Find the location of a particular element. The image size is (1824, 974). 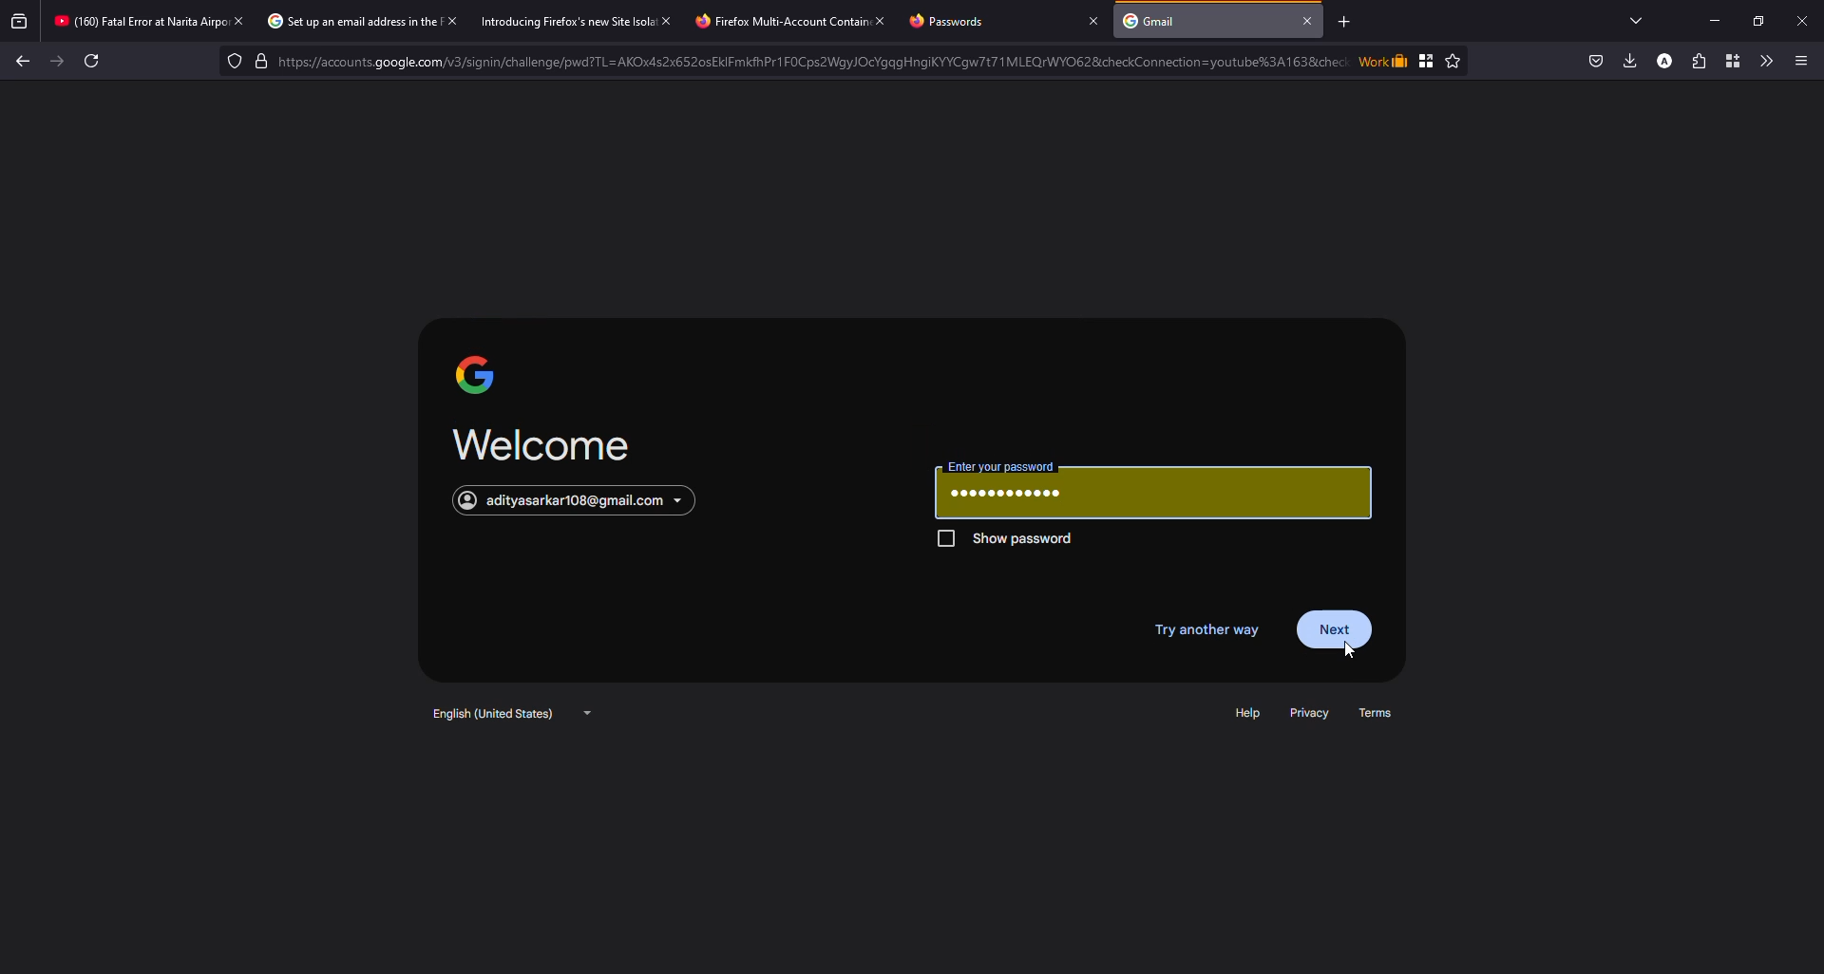

add is located at coordinates (1343, 22).